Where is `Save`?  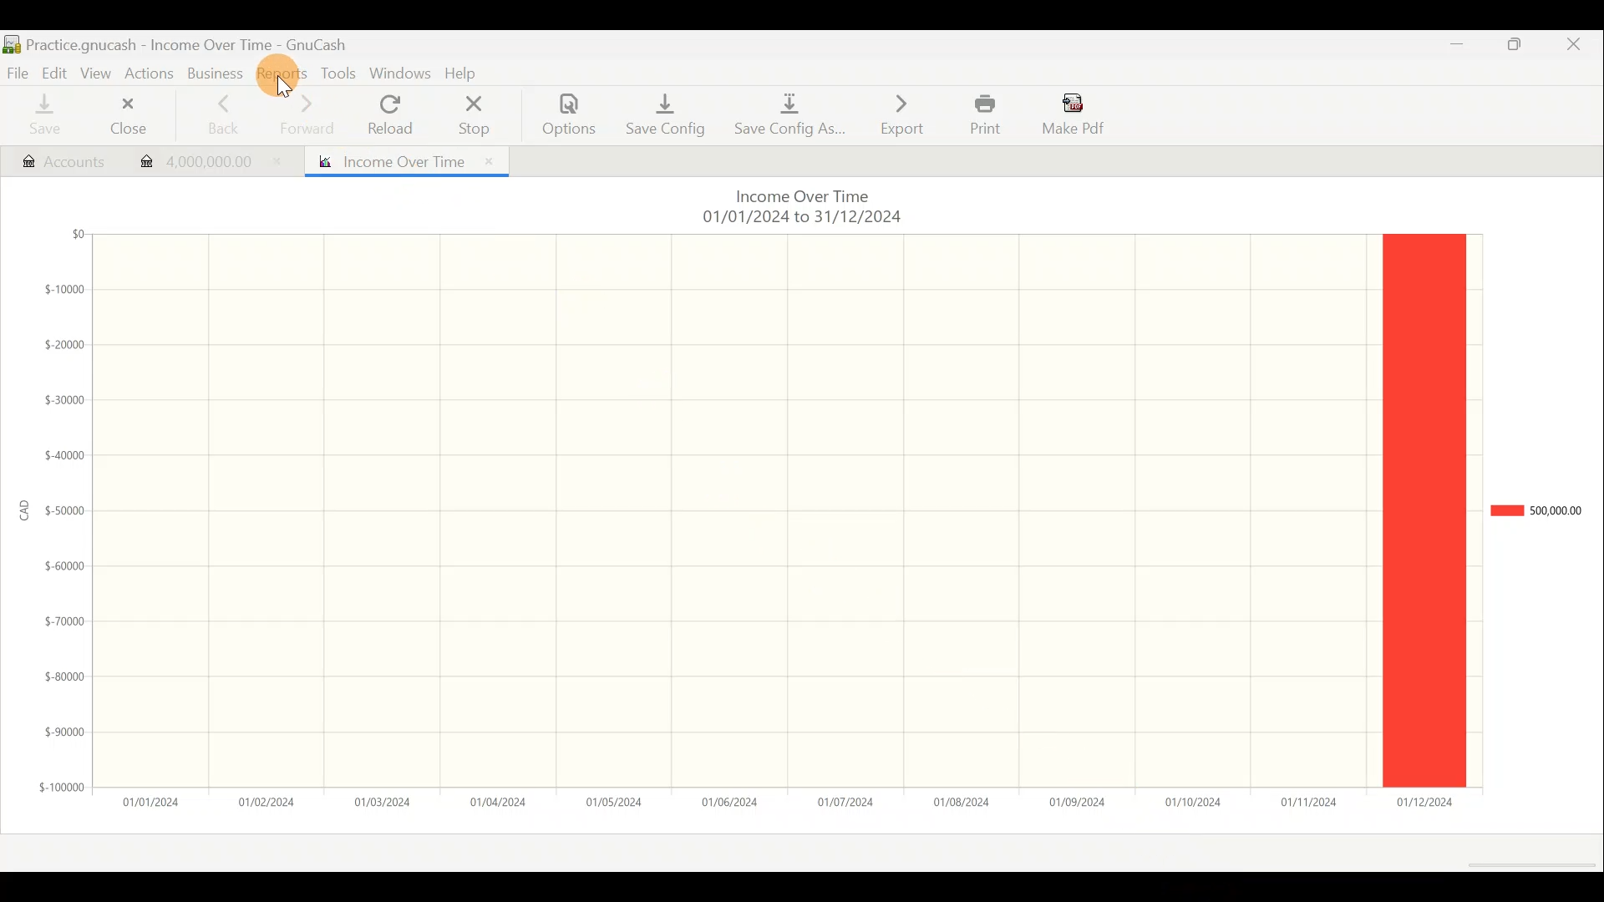
Save is located at coordinates (44, 117).